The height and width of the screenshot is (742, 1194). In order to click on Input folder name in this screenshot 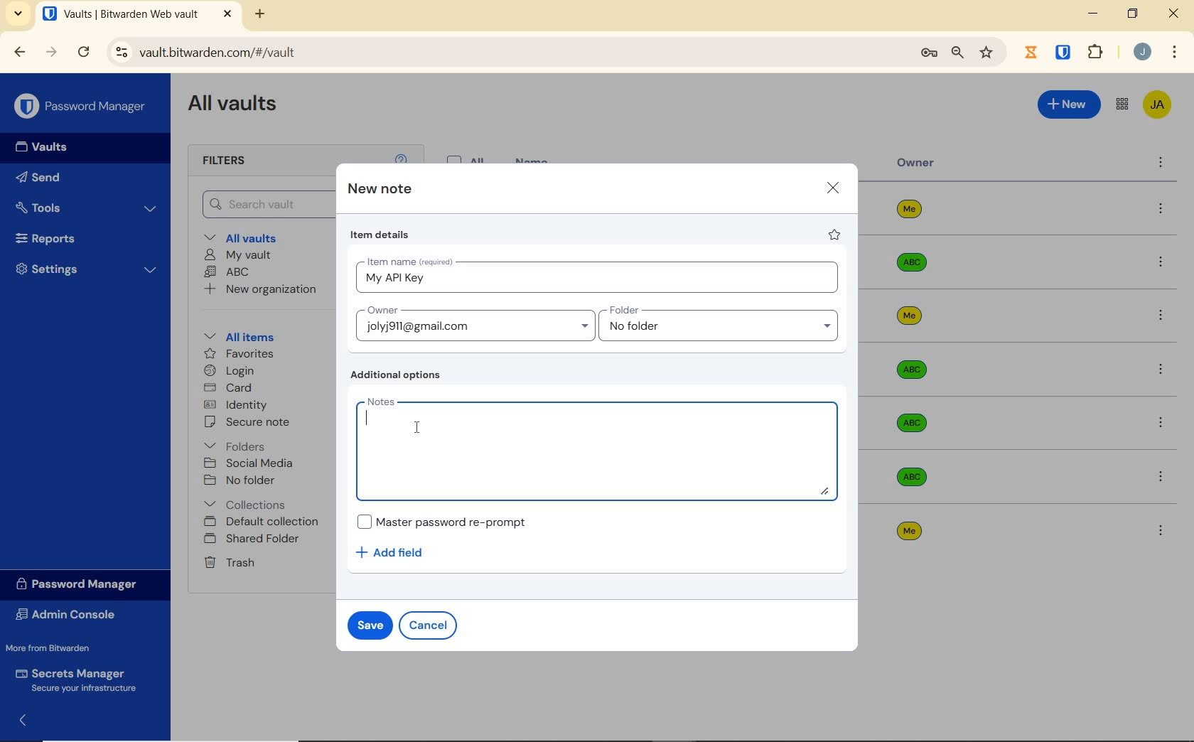, I will do `click(721, 324)`.